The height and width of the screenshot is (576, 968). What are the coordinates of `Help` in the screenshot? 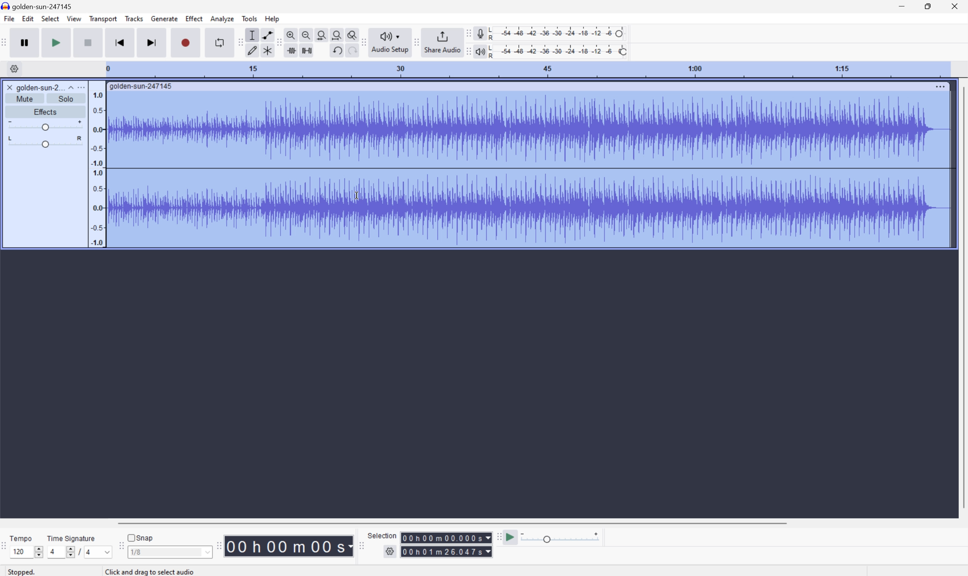 It's located at (273, 19).